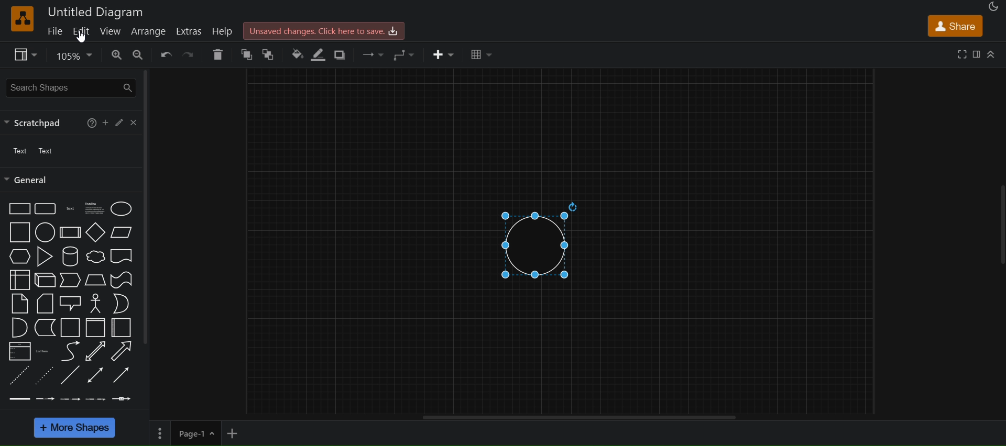 The image size is (1006, 446). I want to click on rectangle, so click(17, 209).